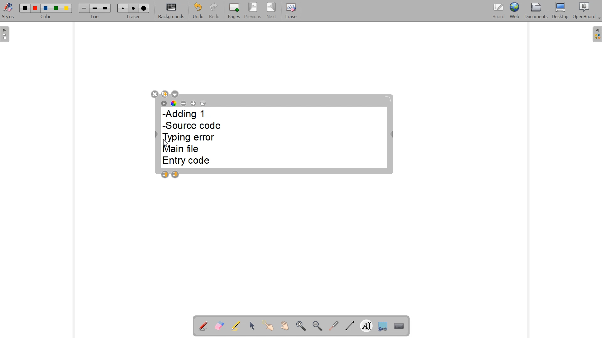  Describe the element at coordinates (499, 11) in the screenshot. I see `Board` at that location.